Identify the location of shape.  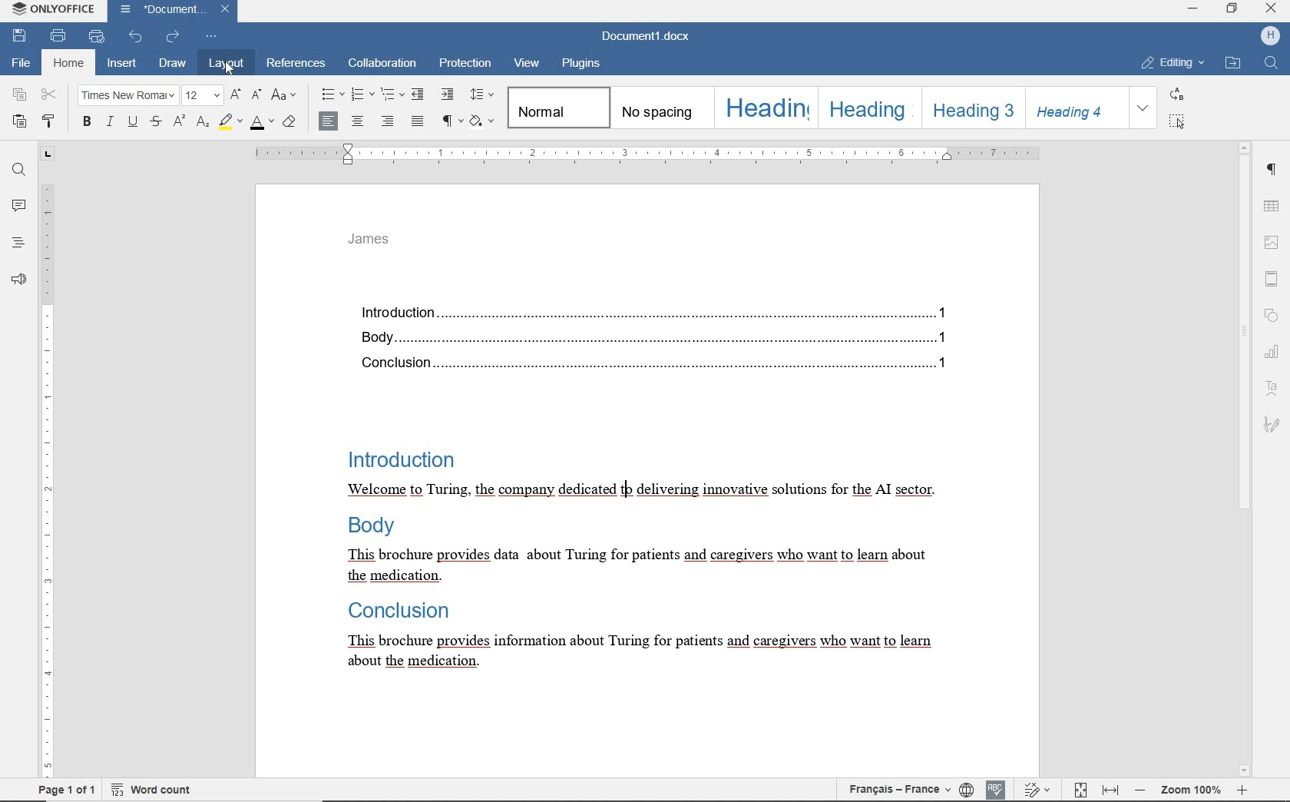
(1272, 315).